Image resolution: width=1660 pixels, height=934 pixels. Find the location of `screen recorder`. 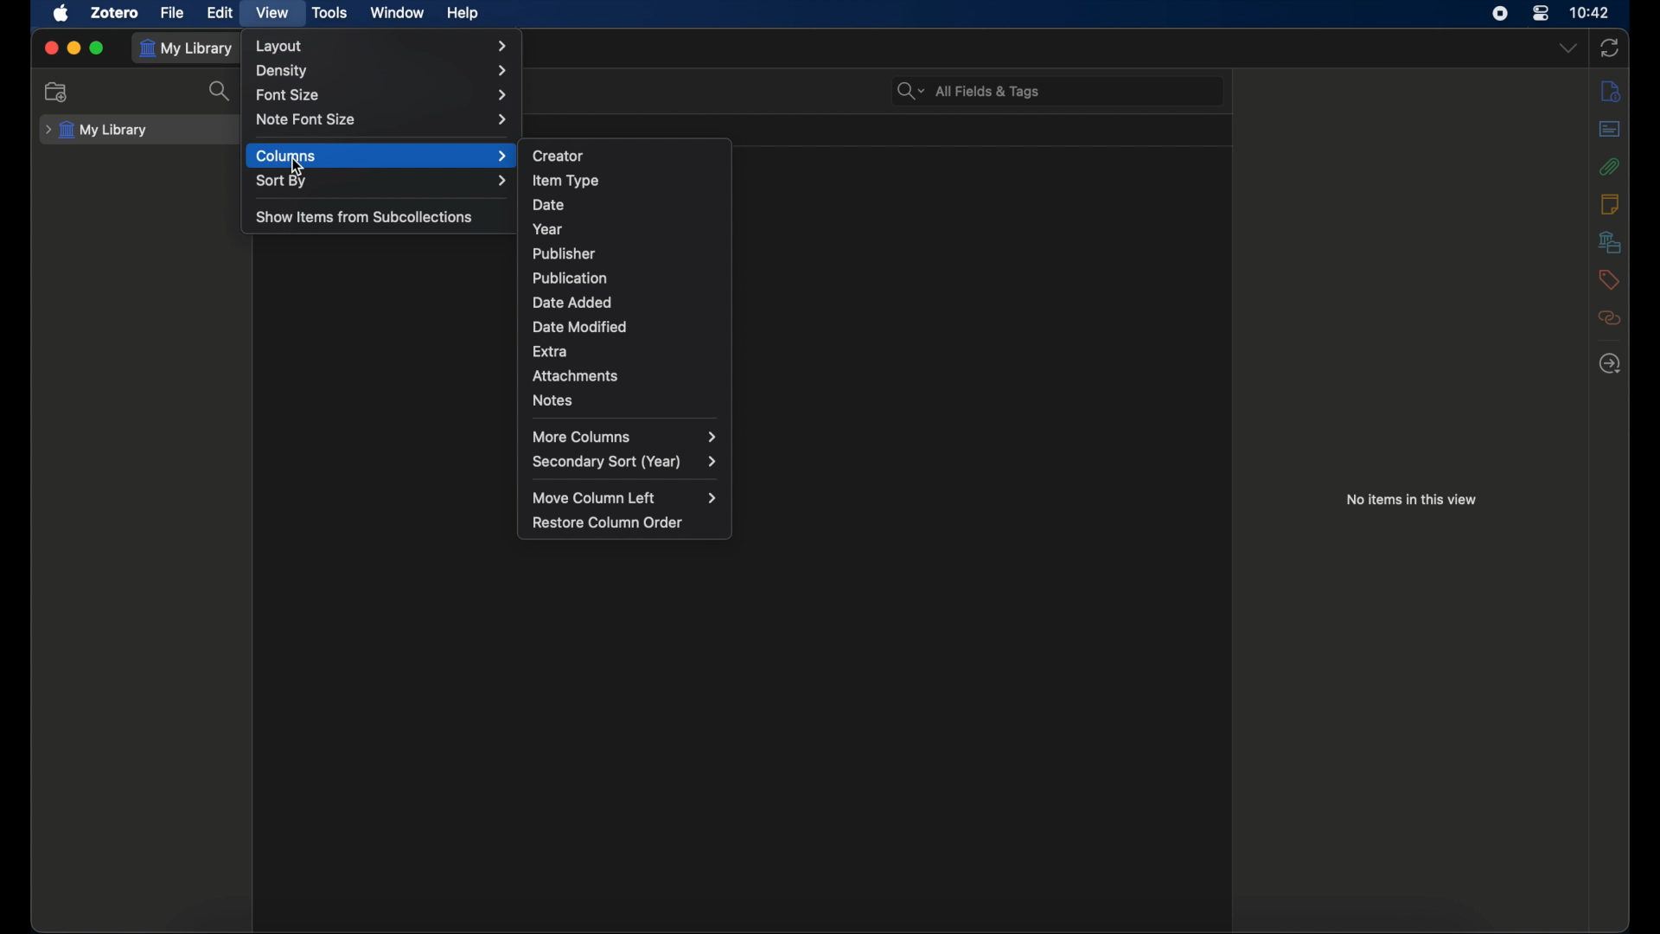

screen recorder is located at coordinates (1500, 13).